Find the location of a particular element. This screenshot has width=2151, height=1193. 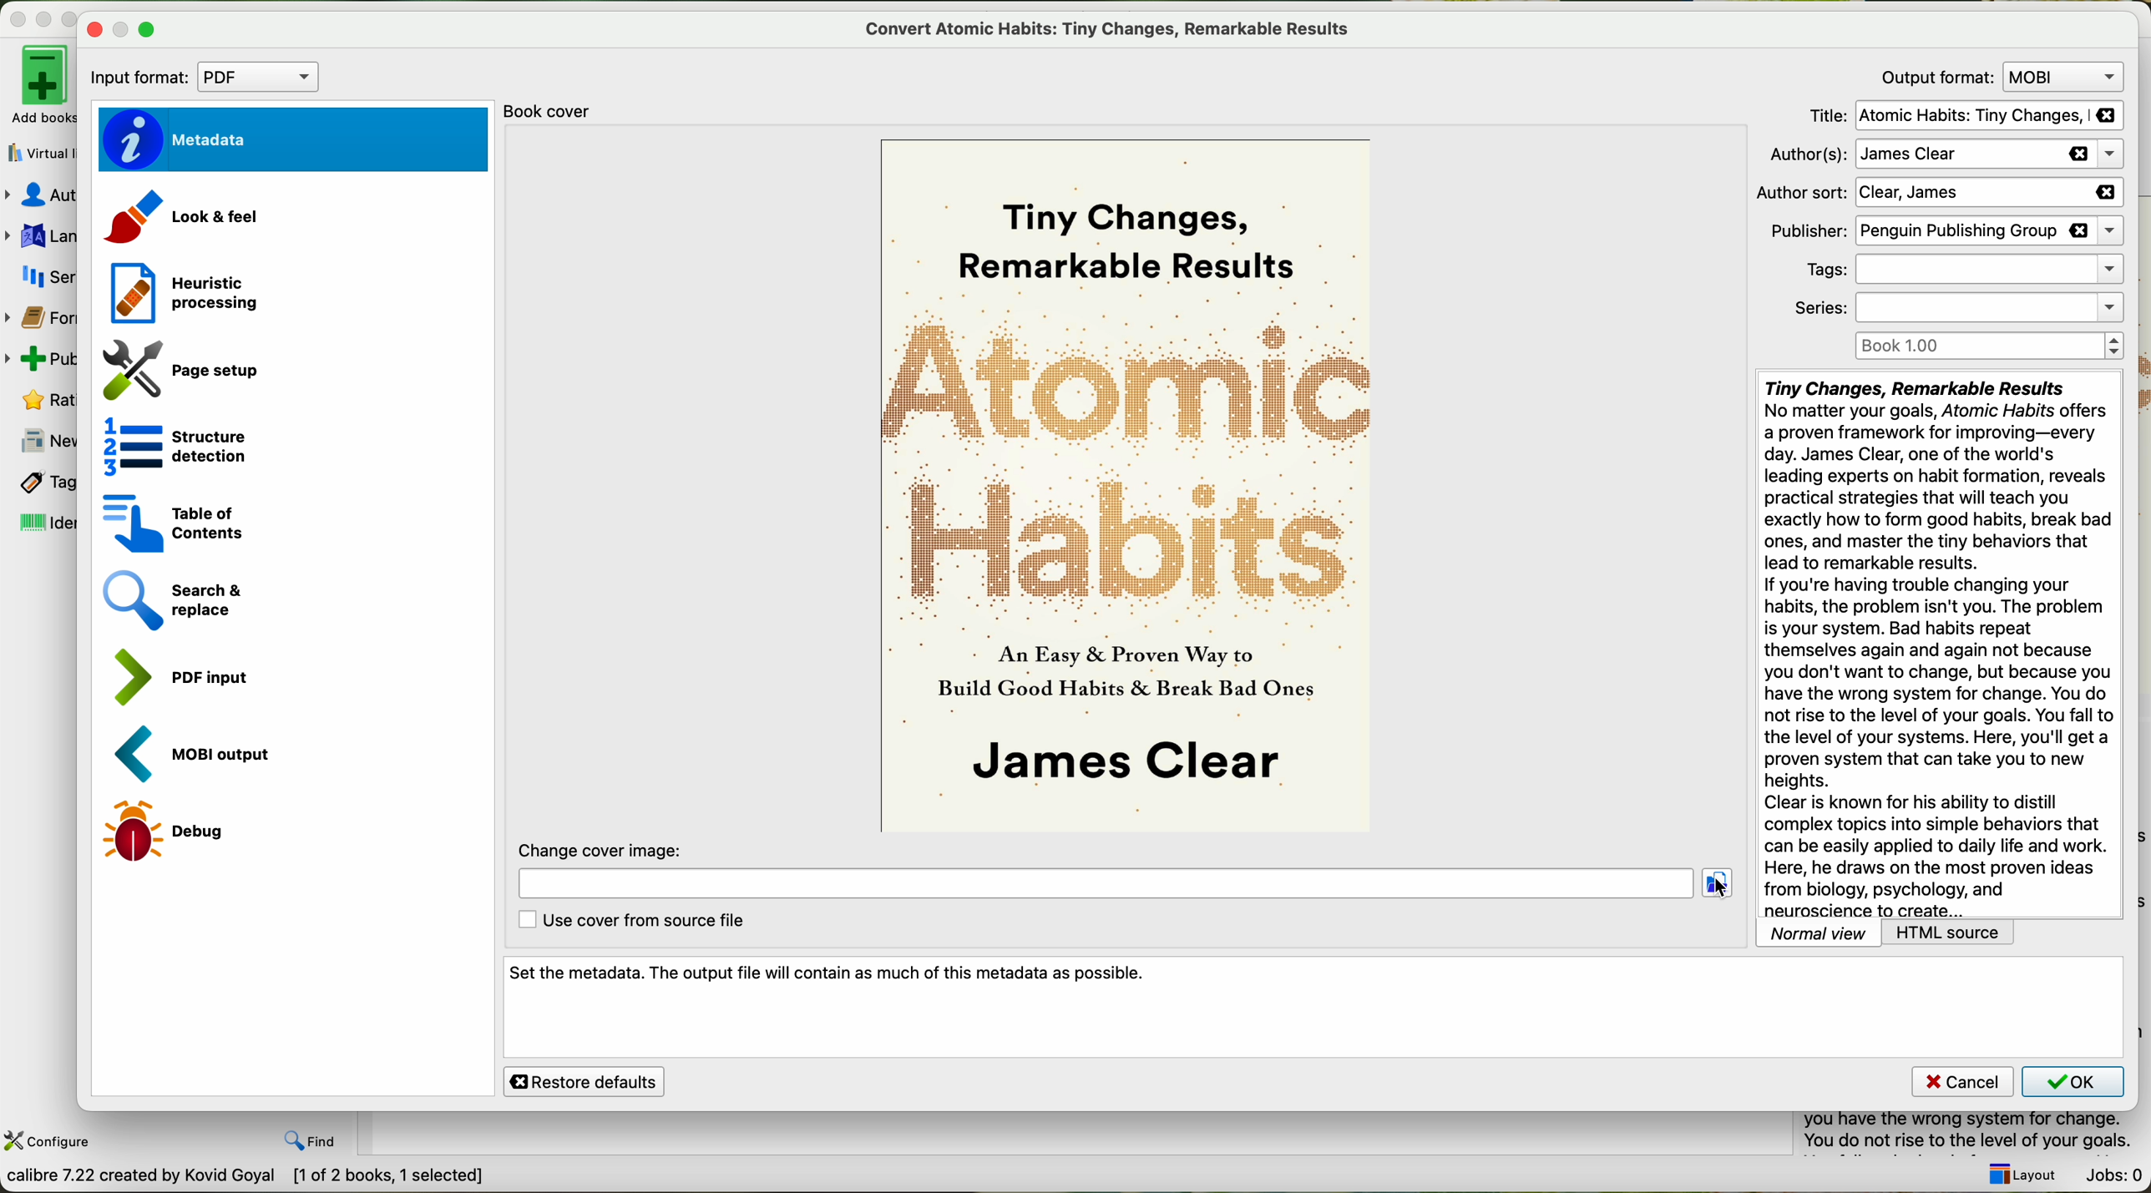

click on folder location is located at coordinates (1722, 884).